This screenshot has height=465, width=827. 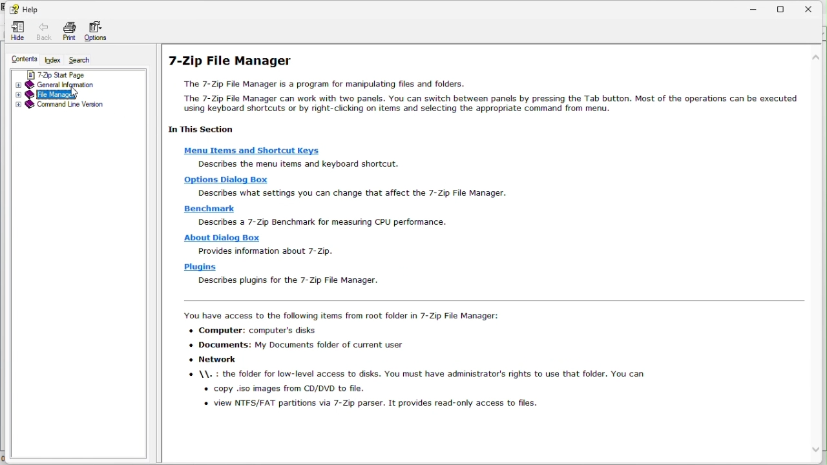 I want to click on Benchmark, so click(x=209, y=210).